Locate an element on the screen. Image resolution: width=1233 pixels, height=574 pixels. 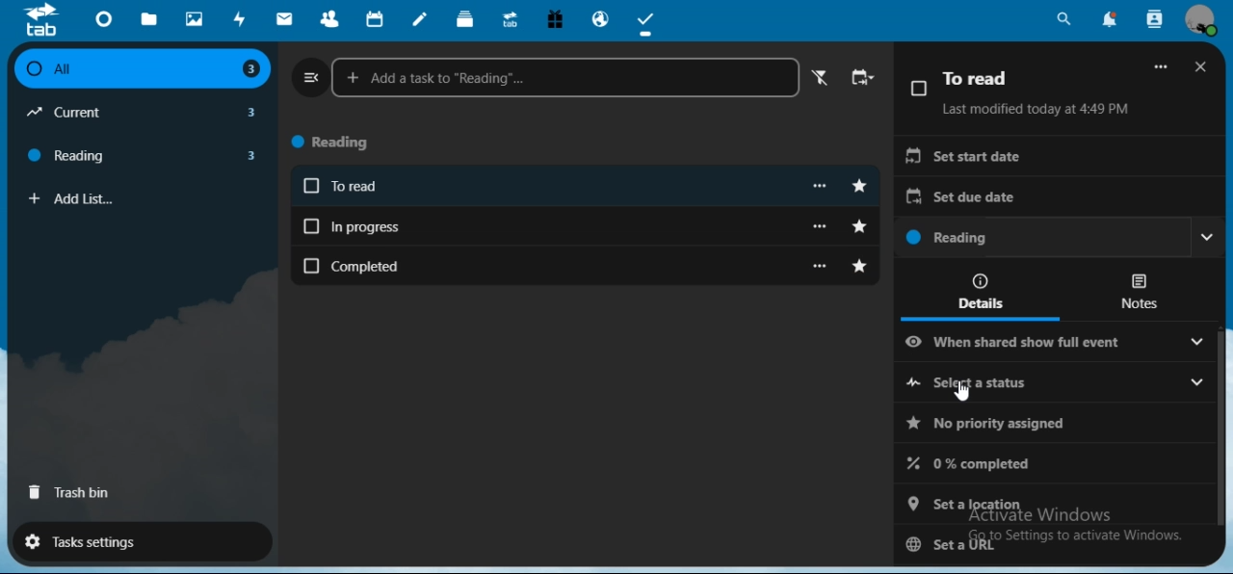
calendar is located at coordinates (376, 18).